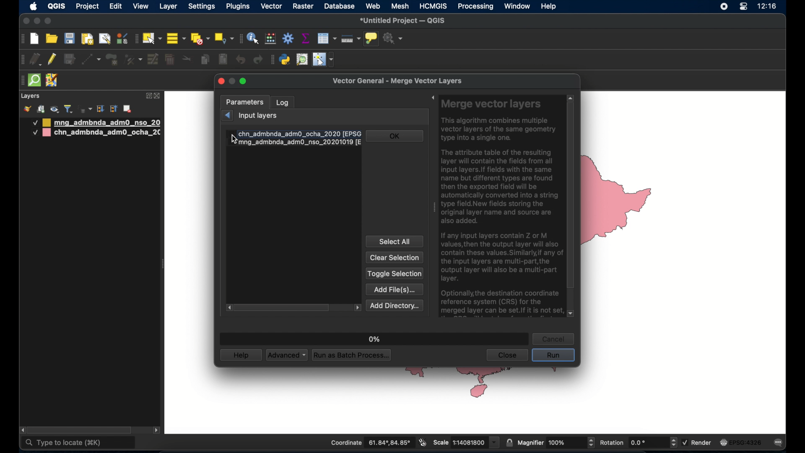 This screenshot has height=453, width=805. What do you see at coordinates (91, 59) in the screenshot?
I see `digitize with segment` at bounding box center [91, 59].